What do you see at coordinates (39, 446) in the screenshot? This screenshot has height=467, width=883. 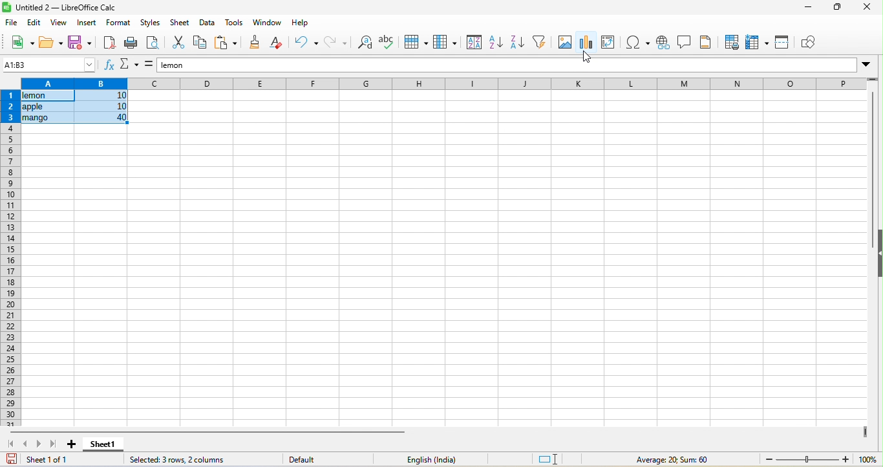 I see `scroll to next slheet` at bounding box center [39, 446].